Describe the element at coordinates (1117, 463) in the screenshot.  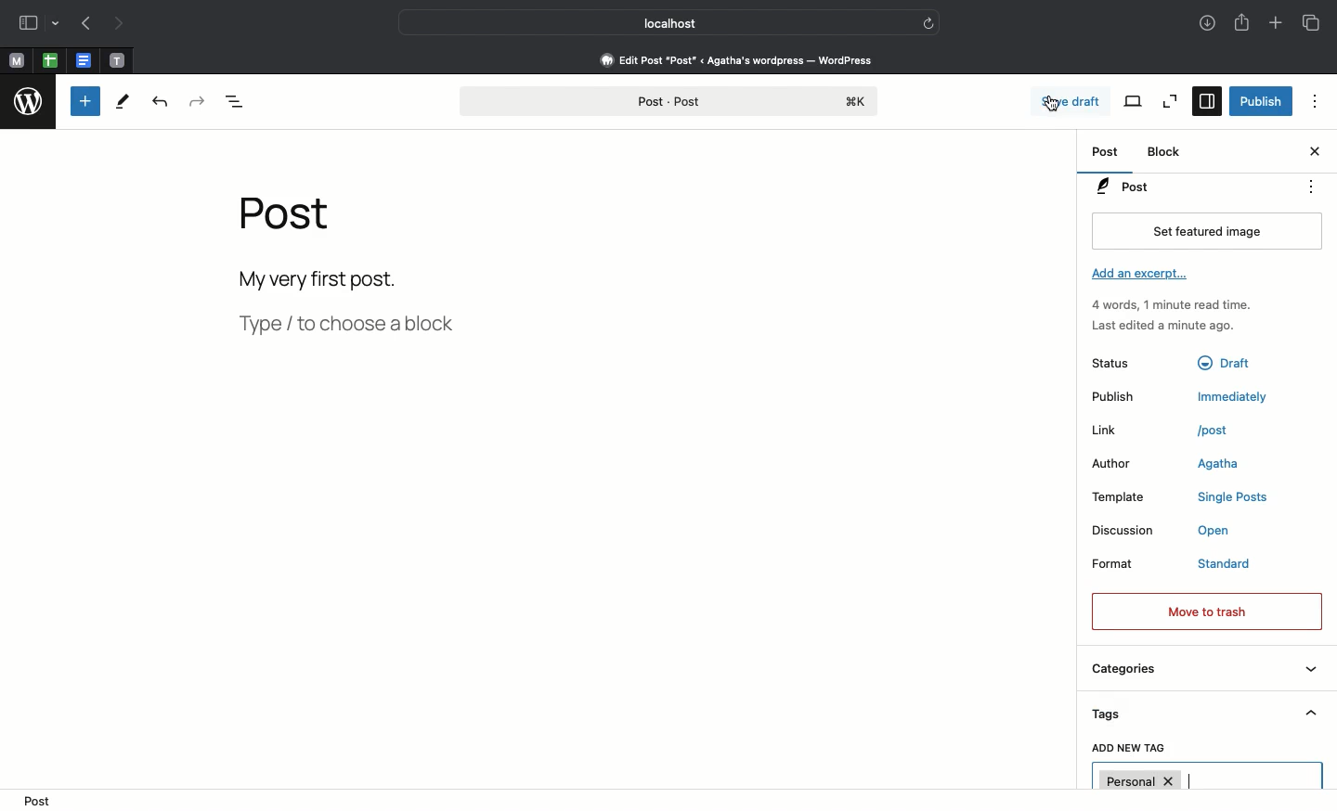
I see `Author` at that location.